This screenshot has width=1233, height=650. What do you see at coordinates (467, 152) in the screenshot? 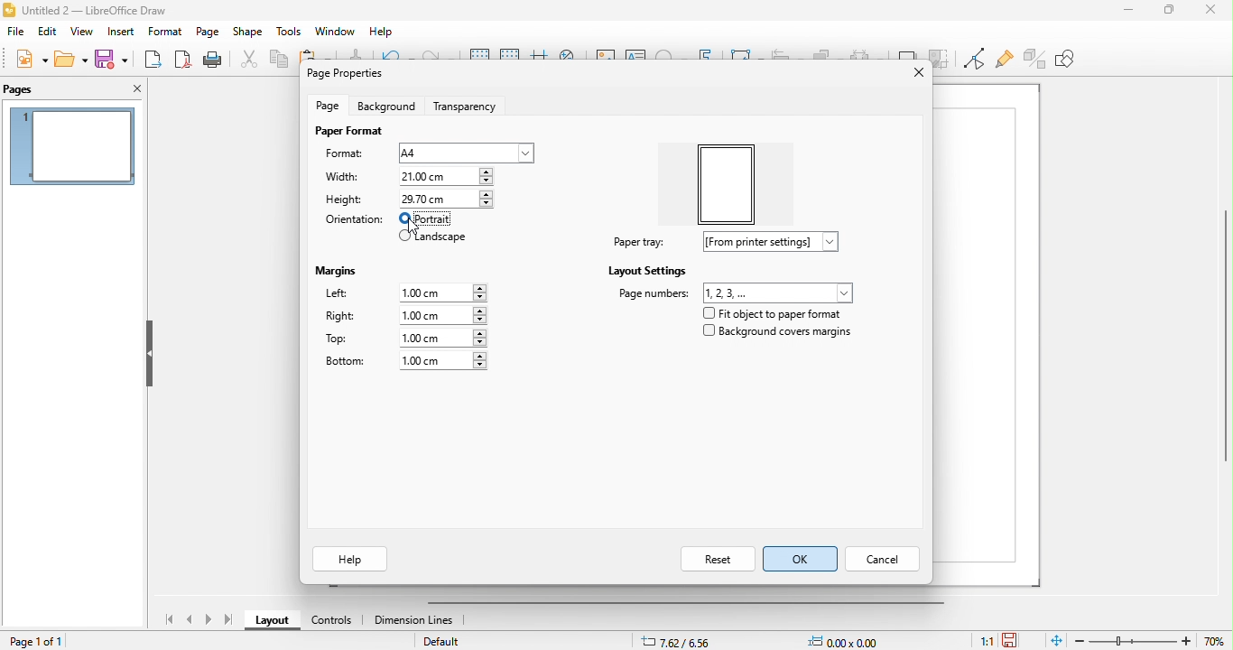
I see `A4` at bounding box center [467, 152].